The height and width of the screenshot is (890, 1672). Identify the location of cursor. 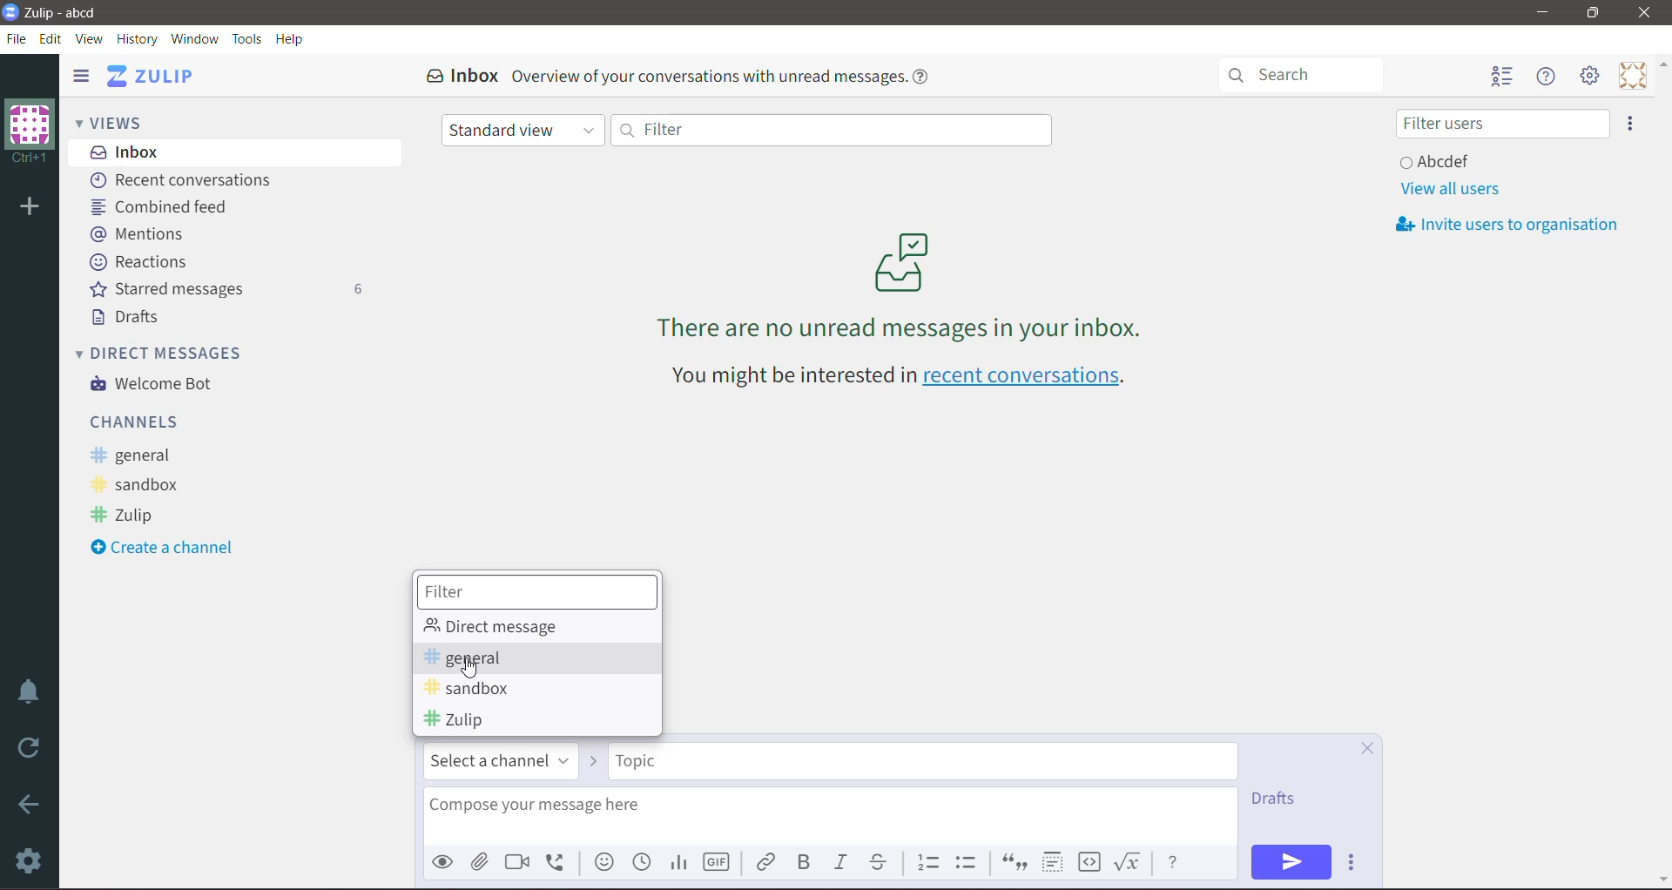
(471, 672).